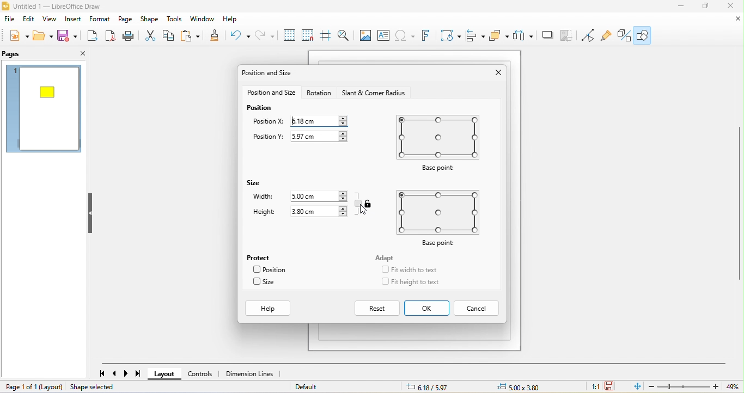  Describe the element at coordinates (444, 143) in the screenshot. I see `base point` at that location.